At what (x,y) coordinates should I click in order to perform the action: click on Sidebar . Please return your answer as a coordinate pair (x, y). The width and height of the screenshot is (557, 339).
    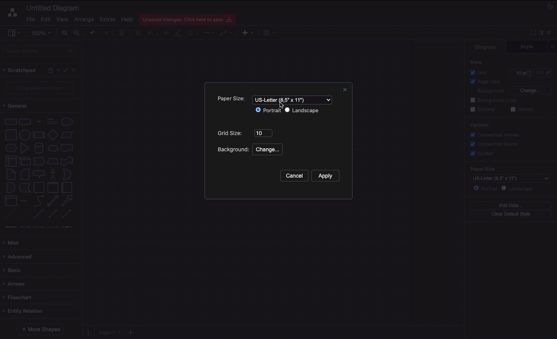
    Looking at the image, I should click on (14, 33).